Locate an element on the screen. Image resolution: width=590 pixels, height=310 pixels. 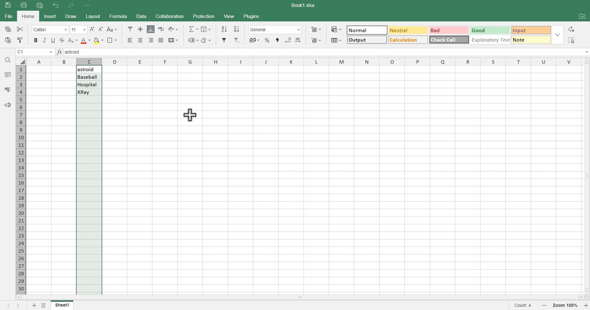
Horizontal Scroll Bar is located at coordinates (300, 297).